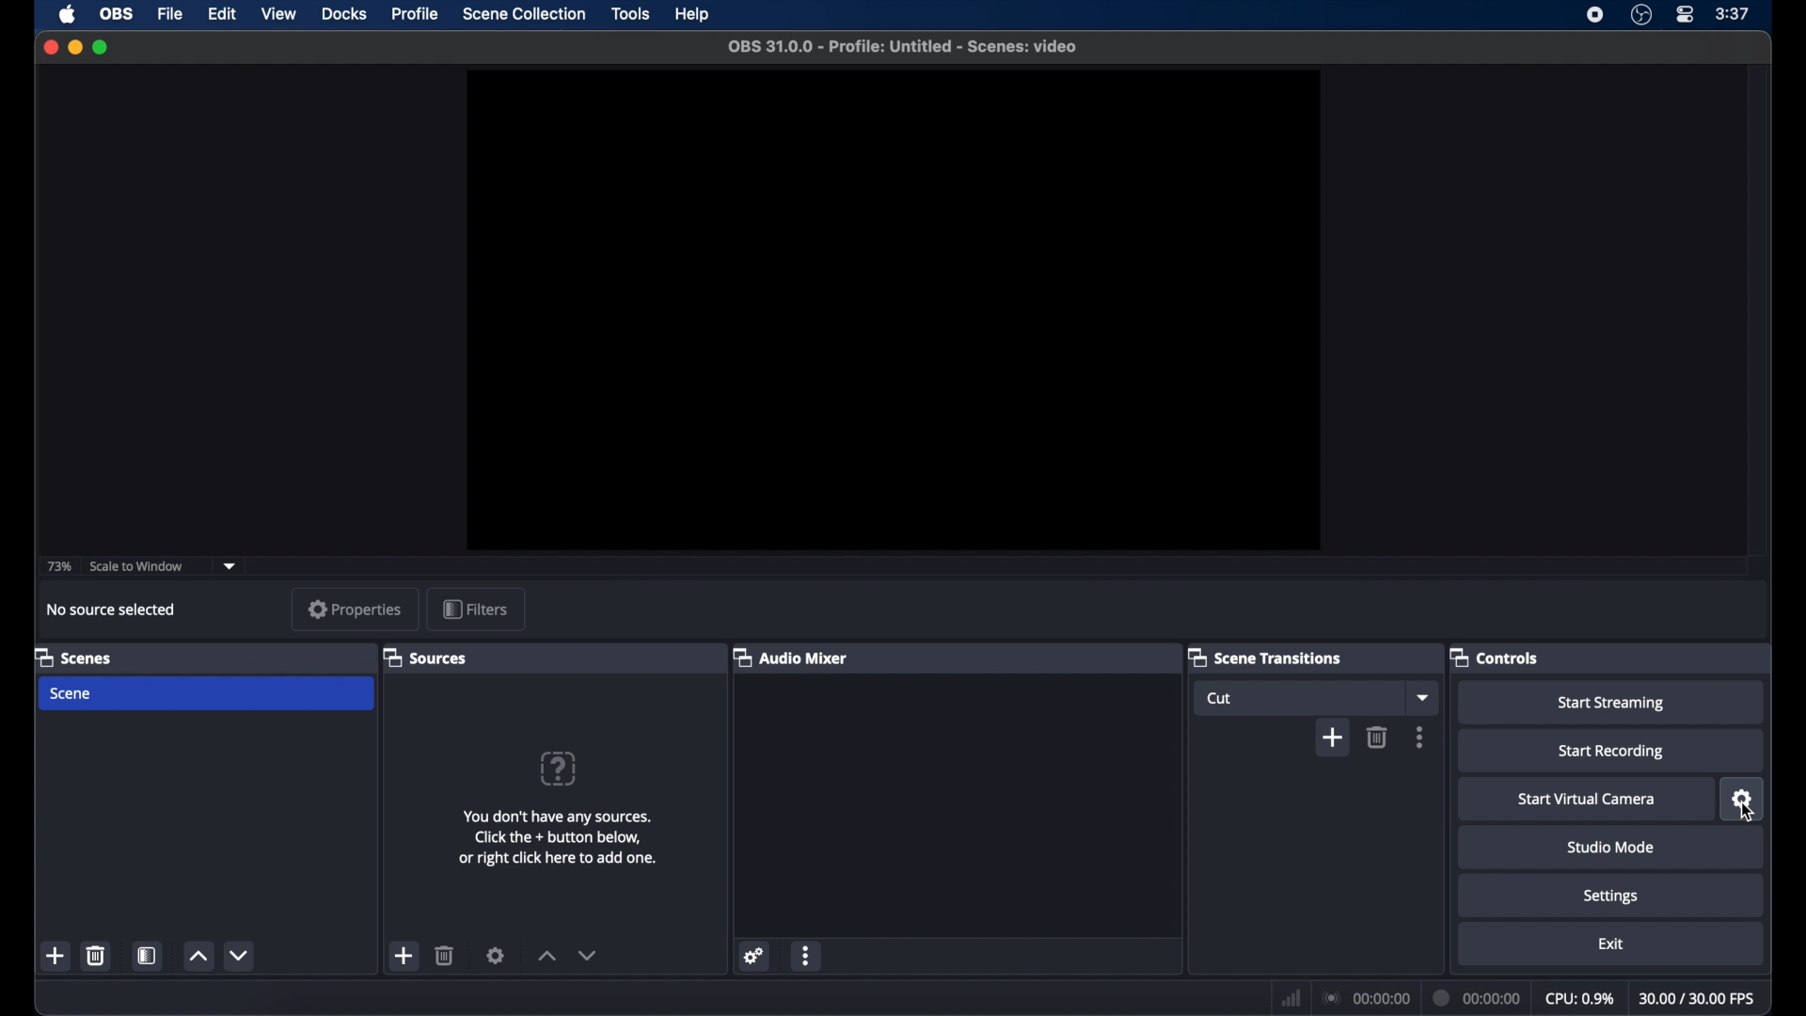 The height and width of the screenshot is (1016, 1806). I want to click on controls, so click(1495, 657).